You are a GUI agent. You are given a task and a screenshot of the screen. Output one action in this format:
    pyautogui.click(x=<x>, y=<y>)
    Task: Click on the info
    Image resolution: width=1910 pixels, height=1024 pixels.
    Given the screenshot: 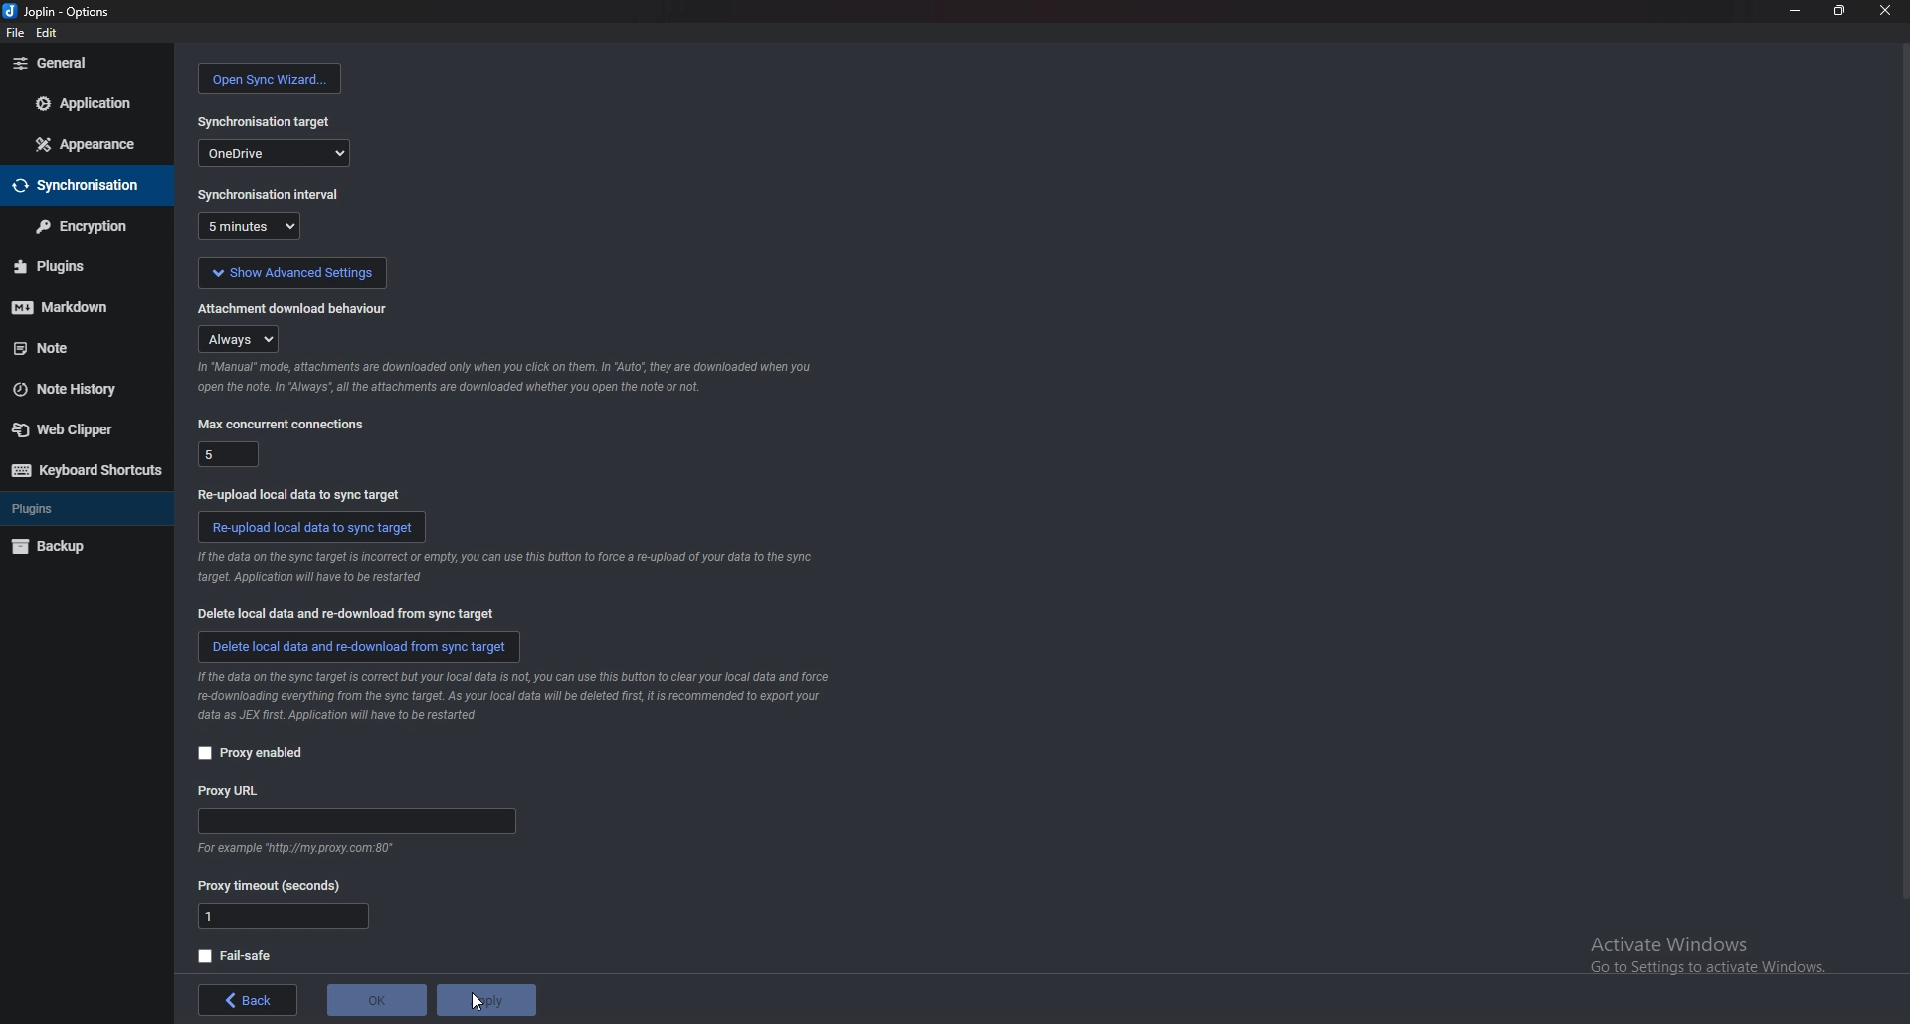 What is the action you would take?
    pyautogui.click(x=304, y=848)
    